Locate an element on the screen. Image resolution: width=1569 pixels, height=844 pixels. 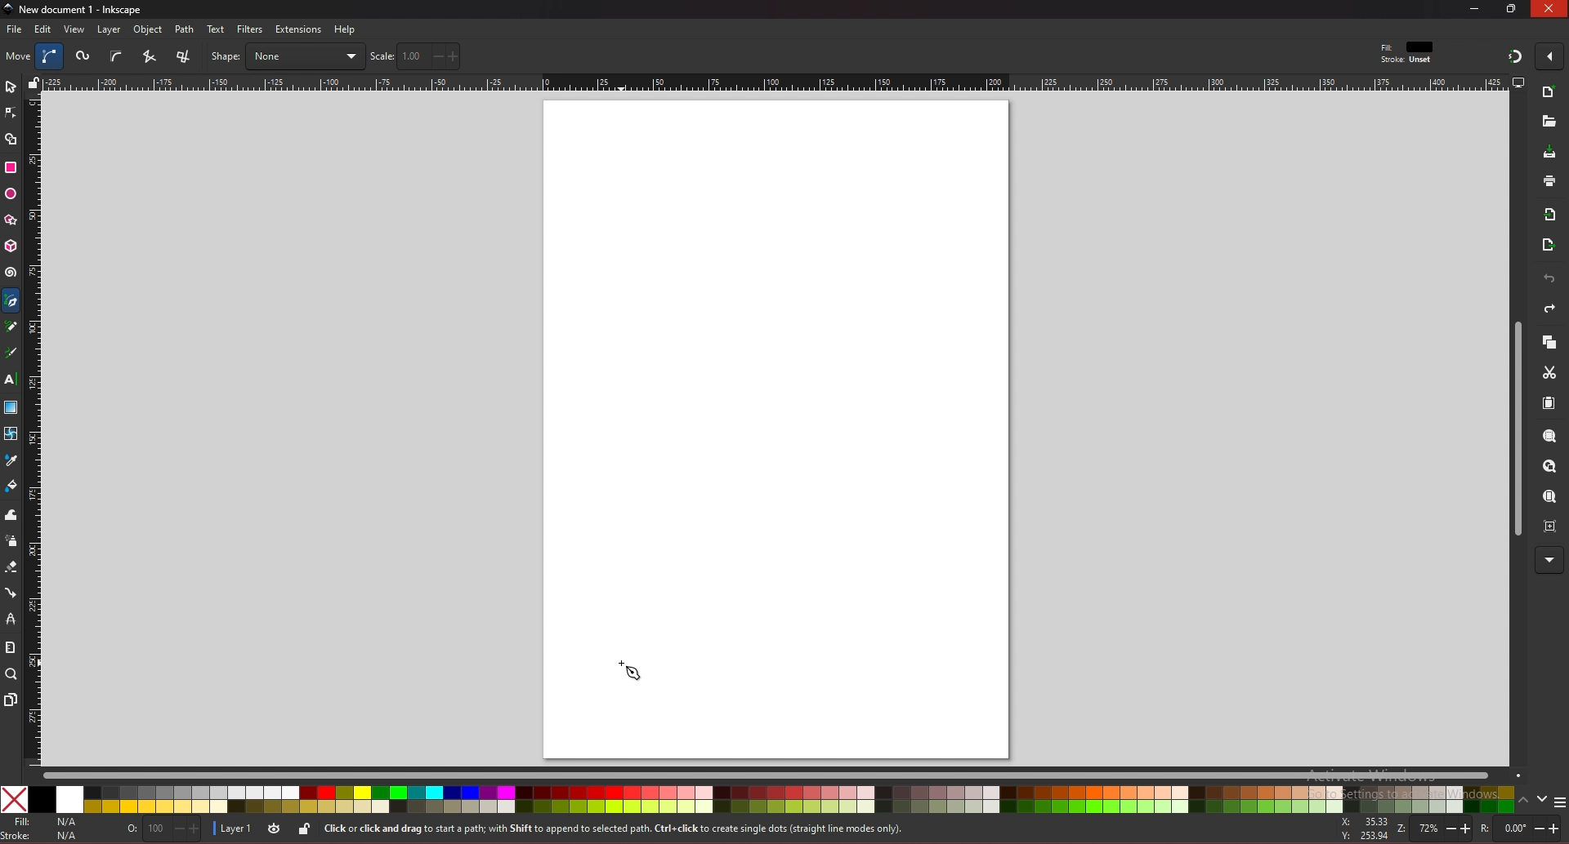
paint bucket is located at coordinates (11, 485).